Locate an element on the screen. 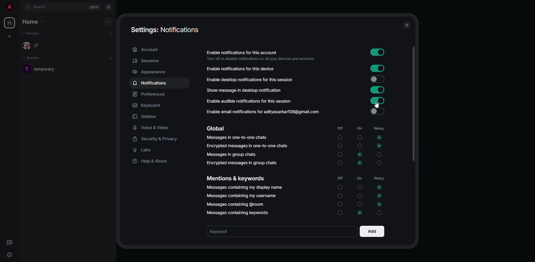 The width and height of the screenshot is (535, 262). off is located at coordinates (339, 155).